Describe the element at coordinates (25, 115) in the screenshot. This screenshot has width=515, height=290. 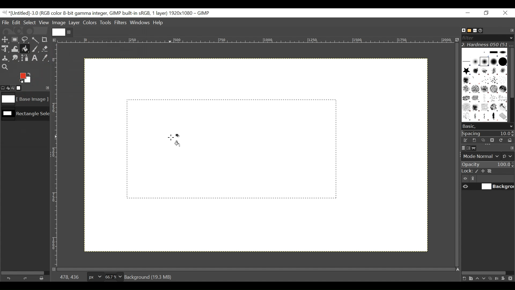
I see `Image` at that location.